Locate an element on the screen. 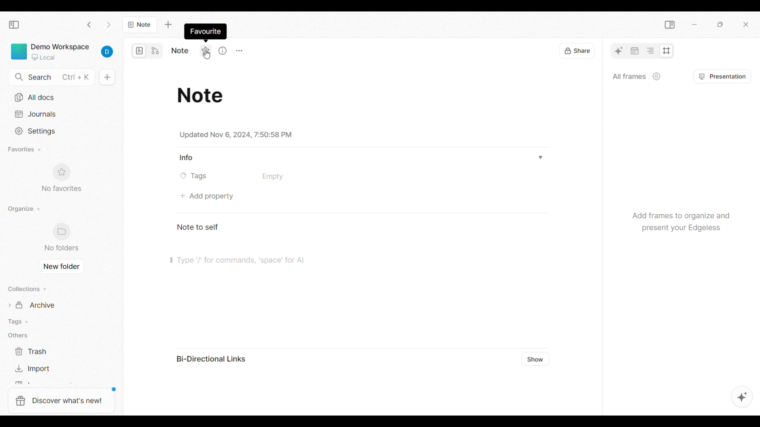 The width and height of the screenshot is (760, 427). Favourite is located at coordinates (203, 30).